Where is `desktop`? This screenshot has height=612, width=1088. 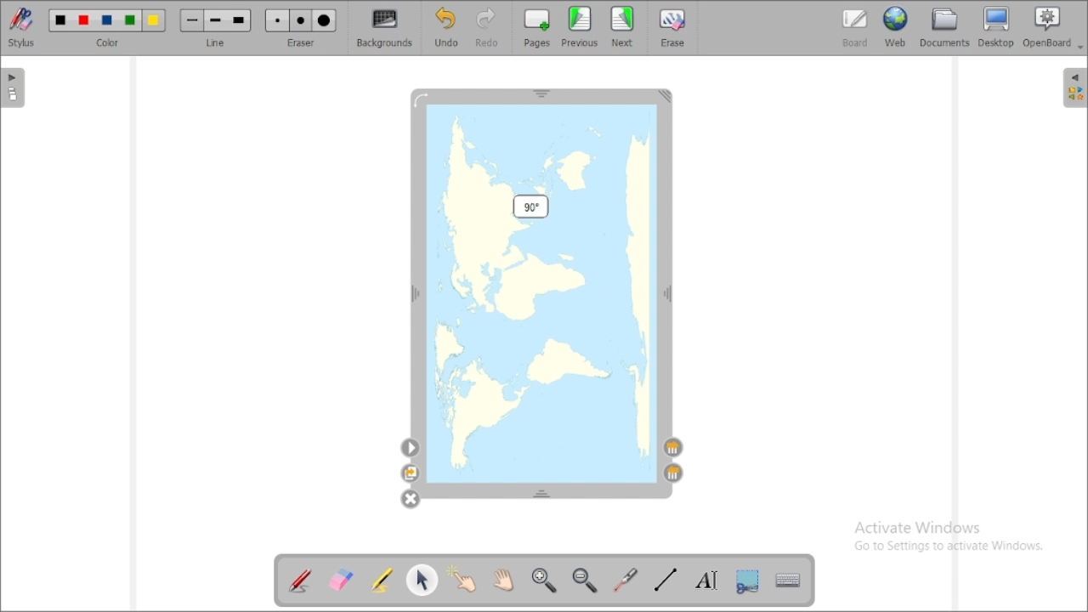 desktop is located at coordinates (996, 26).